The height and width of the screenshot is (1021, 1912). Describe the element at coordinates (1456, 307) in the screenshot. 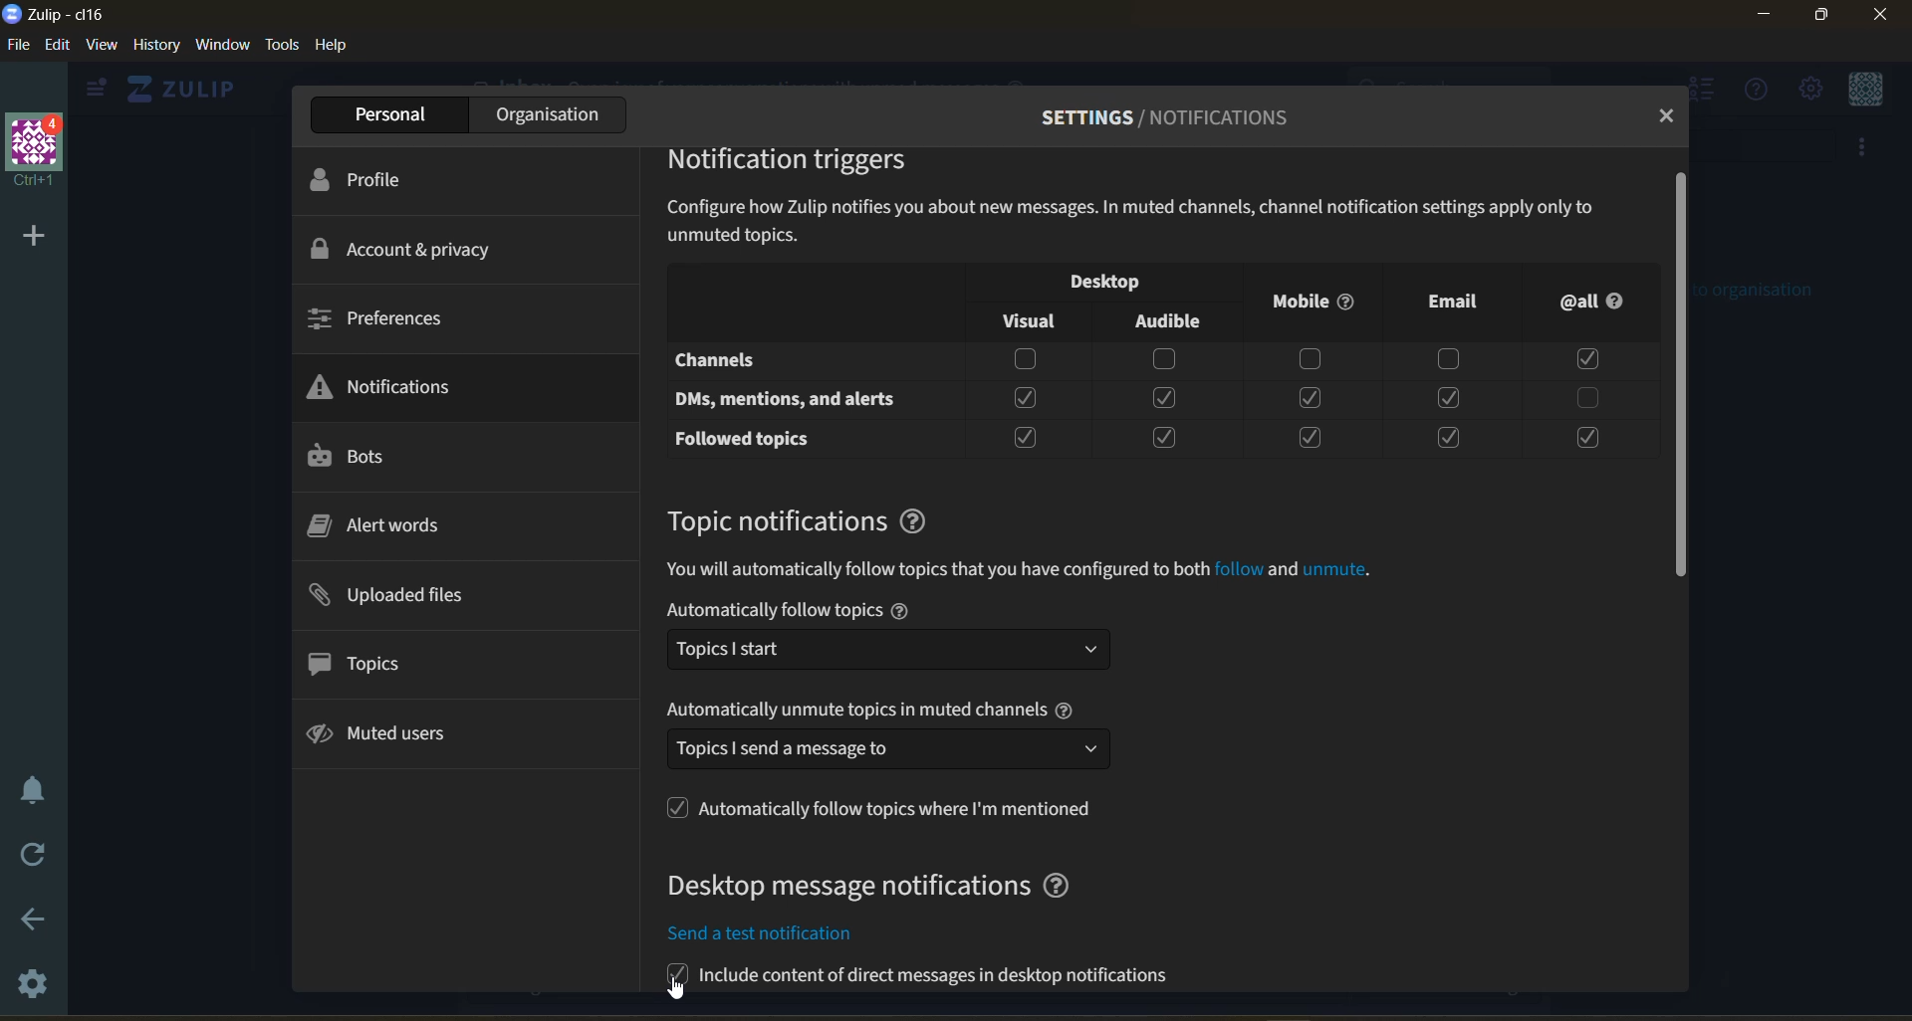

I see `Email` at that location.